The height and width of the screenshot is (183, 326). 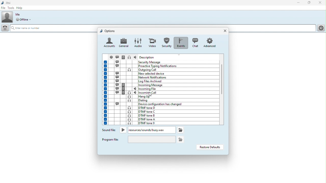 What do you see at coordinates (160, 101) in the screenshot?
I see `dialing ` at bounding box center [160, 101].